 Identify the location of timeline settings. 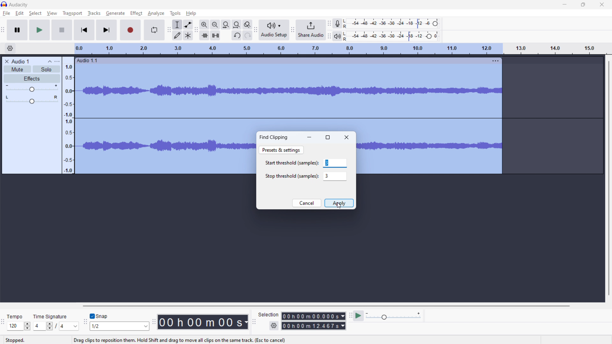
(10, 48).